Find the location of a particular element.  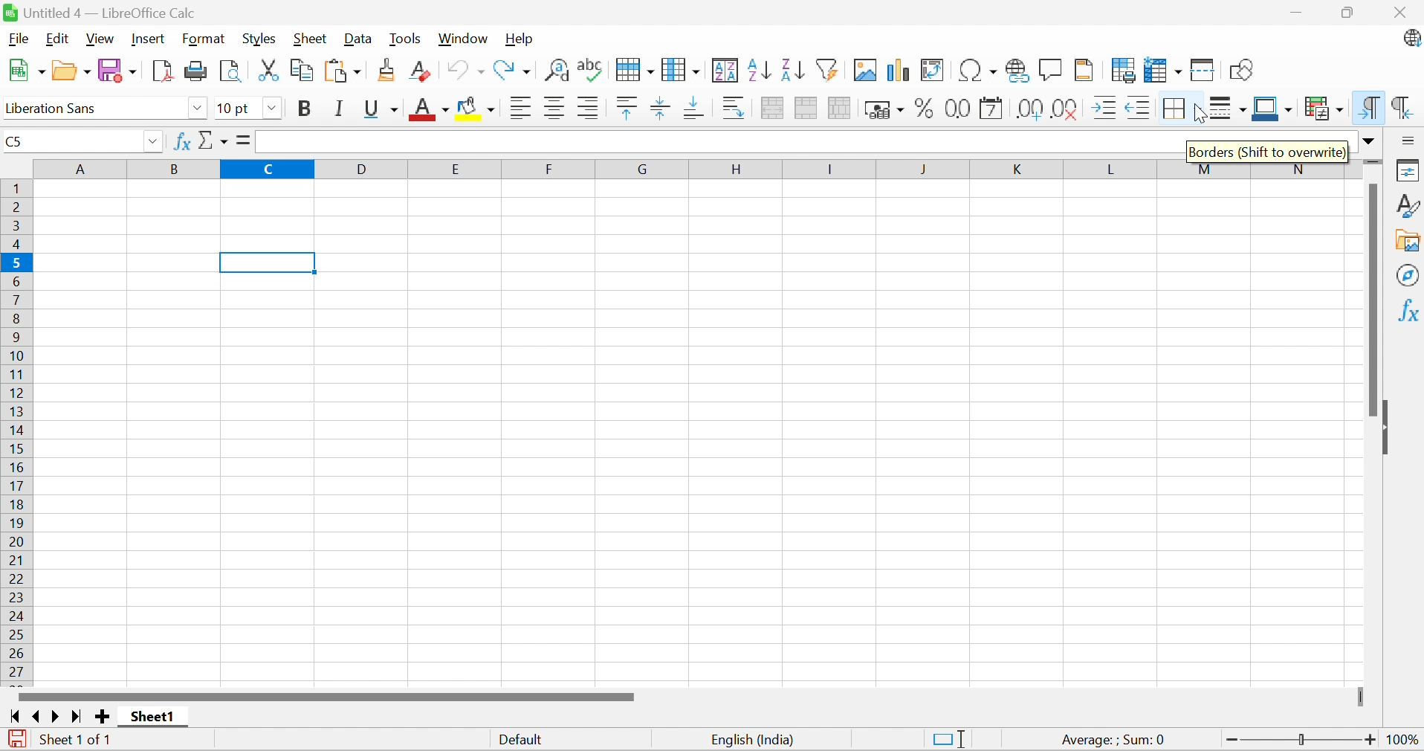

Align center is located at coordinates (557, 109).